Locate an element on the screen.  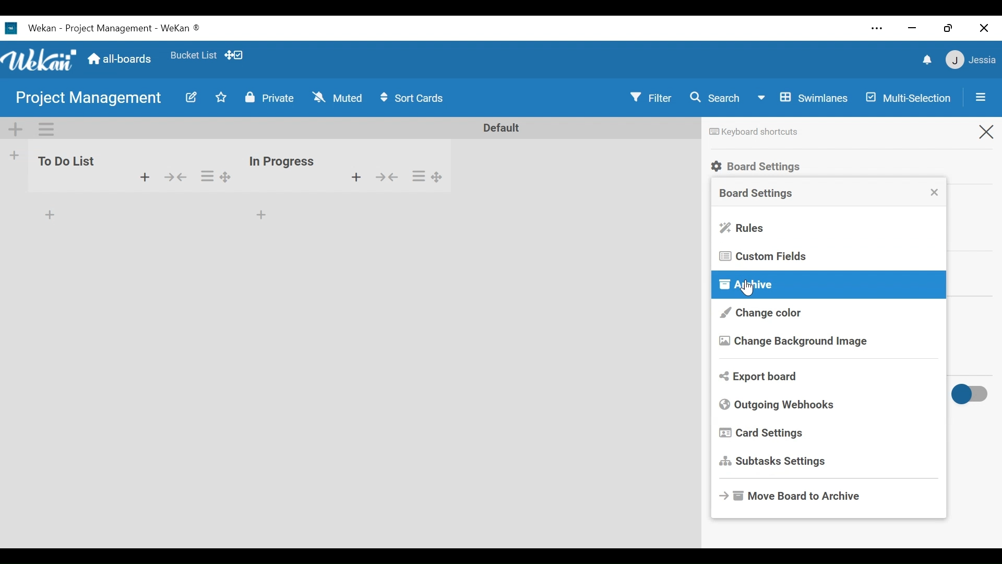
Board Settings is located at coordinates (757, 167).